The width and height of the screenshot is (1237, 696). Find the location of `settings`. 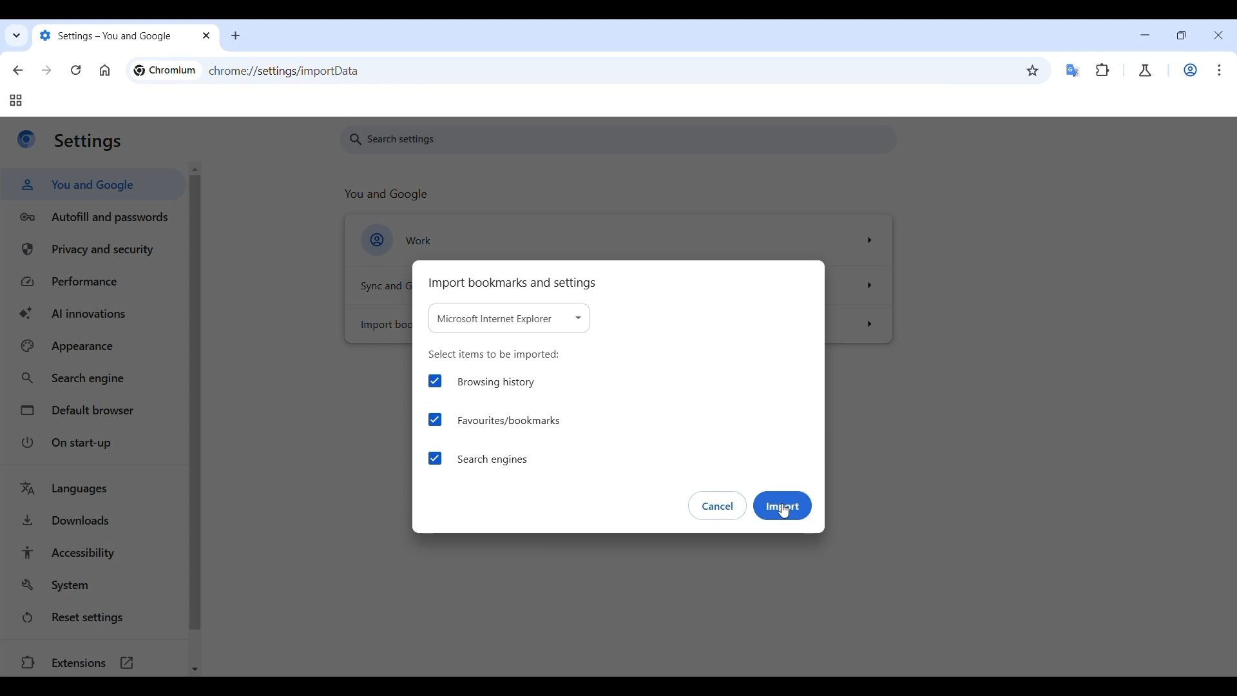

settings is located at coordinates (88, 142).